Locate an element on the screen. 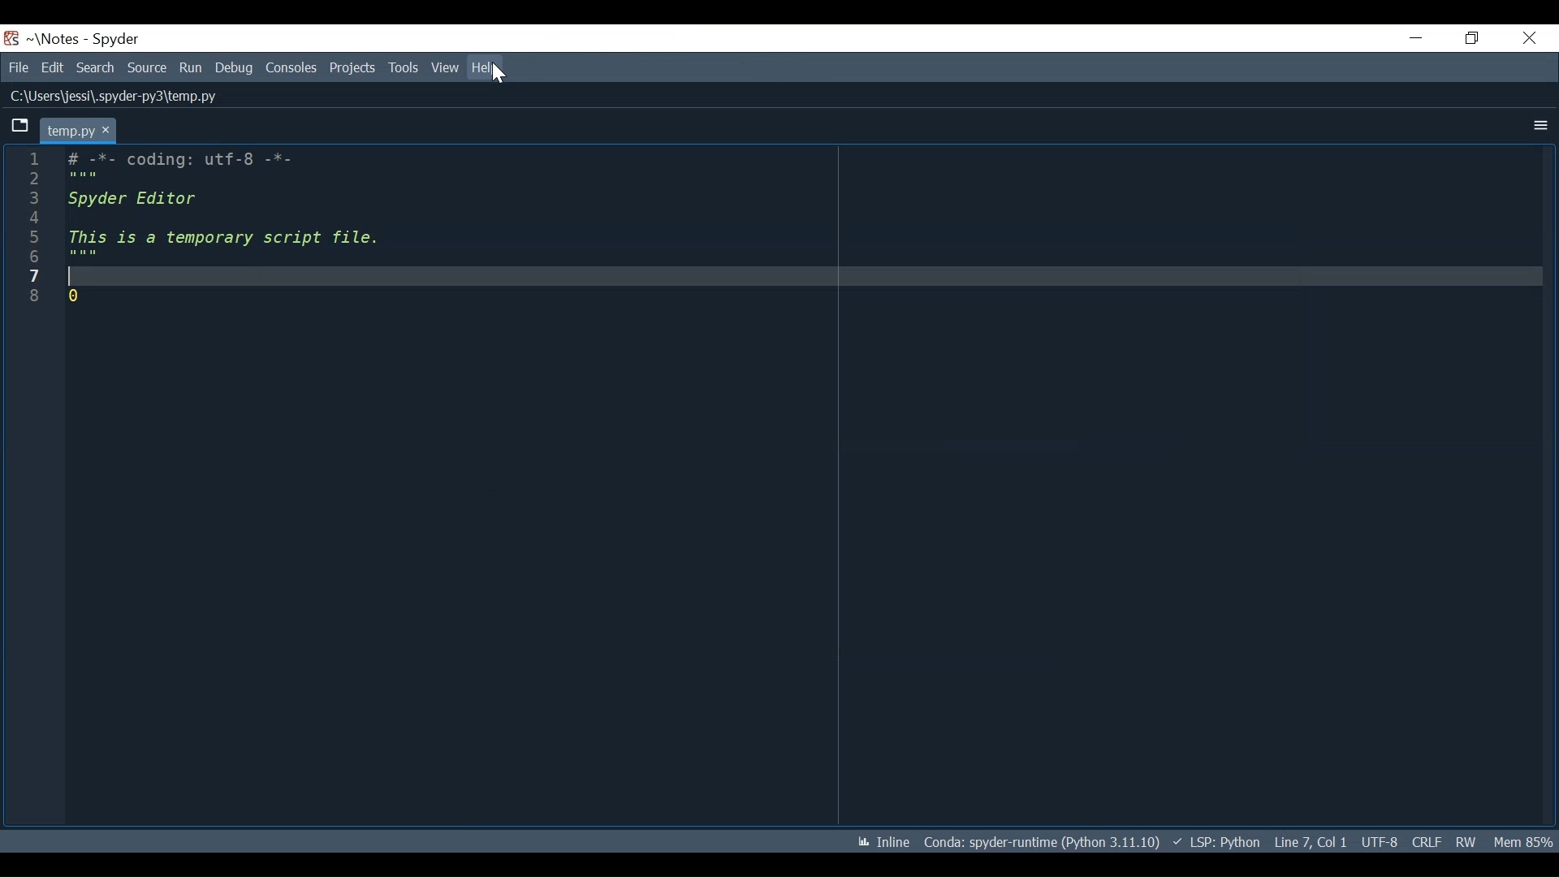  Inline is located at coordinates (883, 842).